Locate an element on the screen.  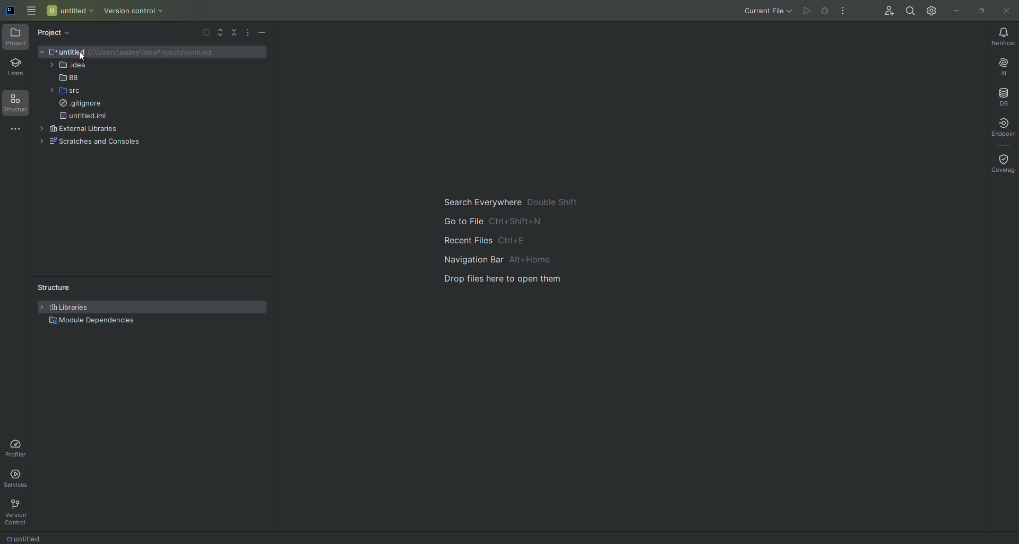
More Actions is located at coordinates (842, 11).